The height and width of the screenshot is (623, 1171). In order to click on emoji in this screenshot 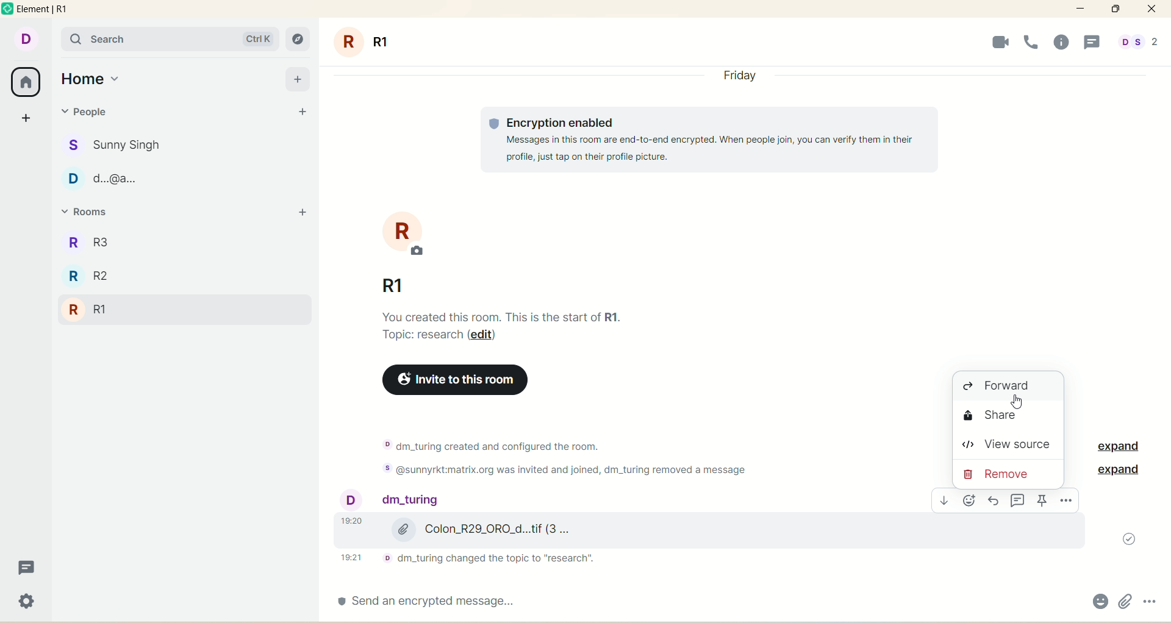, I will do `click(1098, 603)`.